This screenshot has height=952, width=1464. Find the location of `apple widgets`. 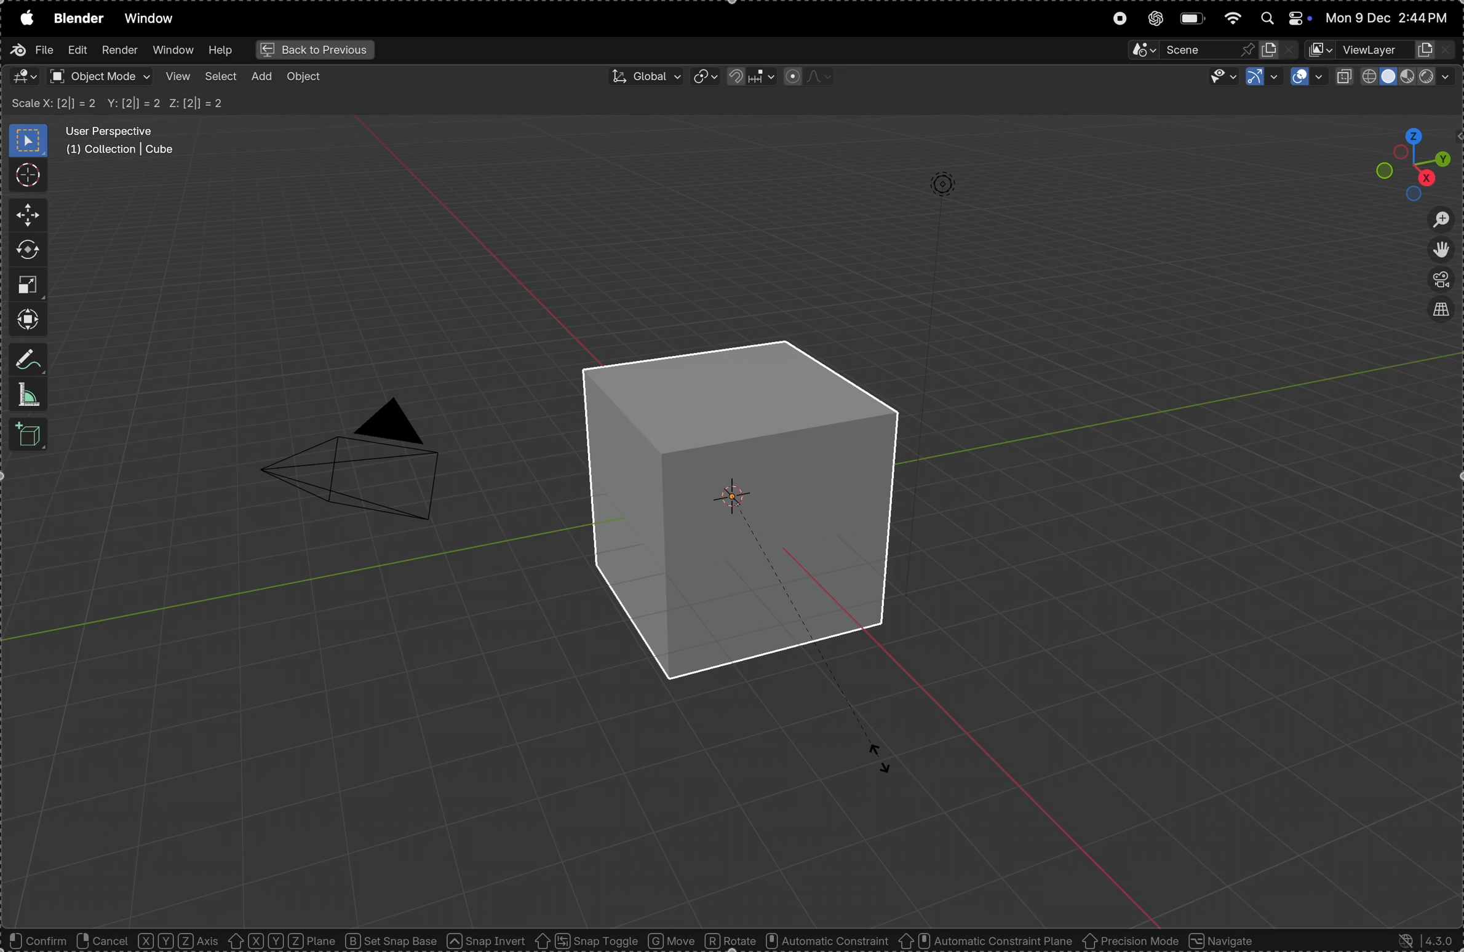

apple widgets is located at coordinates (1282, 19).